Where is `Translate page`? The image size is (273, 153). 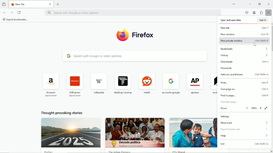 Translate page is located at coordinates (233, 102).